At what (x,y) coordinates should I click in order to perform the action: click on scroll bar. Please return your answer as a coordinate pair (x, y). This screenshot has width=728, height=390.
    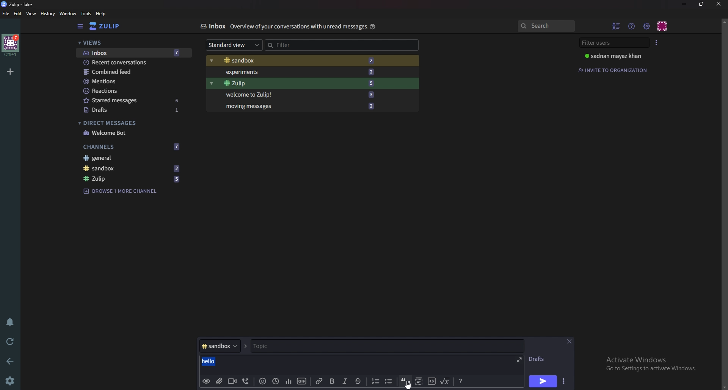
    Looking at the image, I should click on (725, 203).